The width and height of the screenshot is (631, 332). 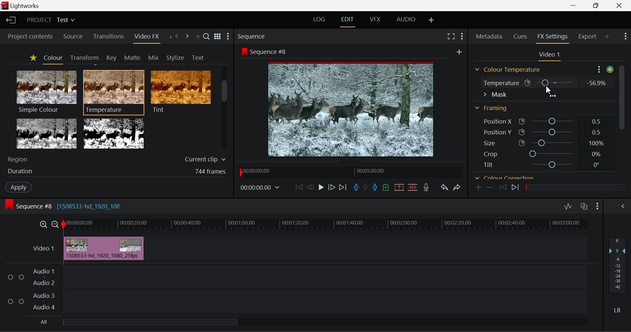 What do you see at coordinates (522, 122) in the screenshot?
I see `icon` at bounding box center [522, 122].